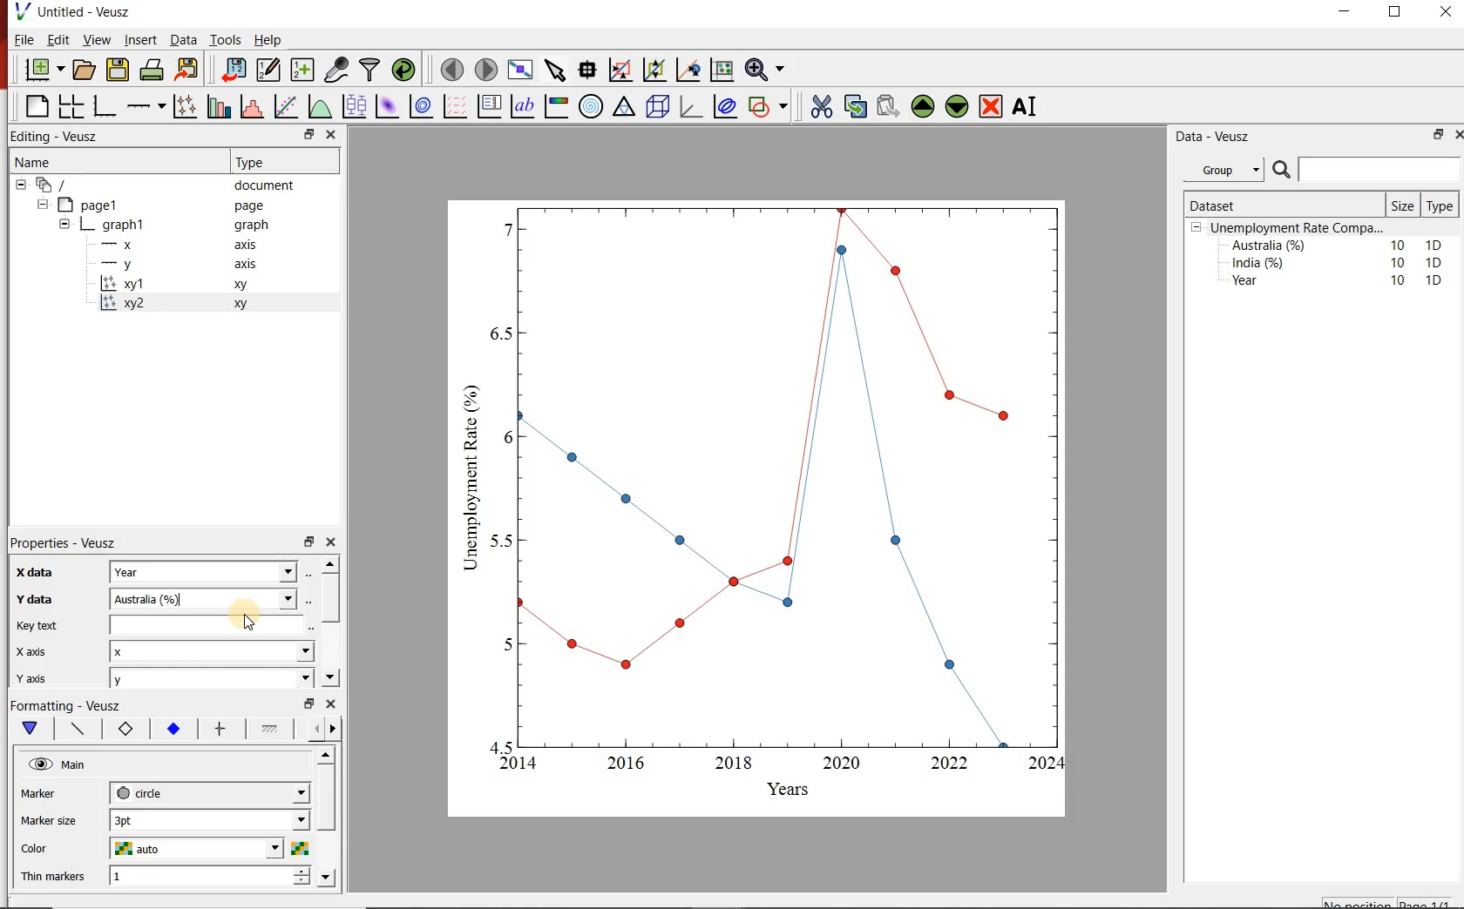 The image size is (1464, 909). Describe the element at coordinates (235, 68) in the screenshot. I see `import document` at that location.